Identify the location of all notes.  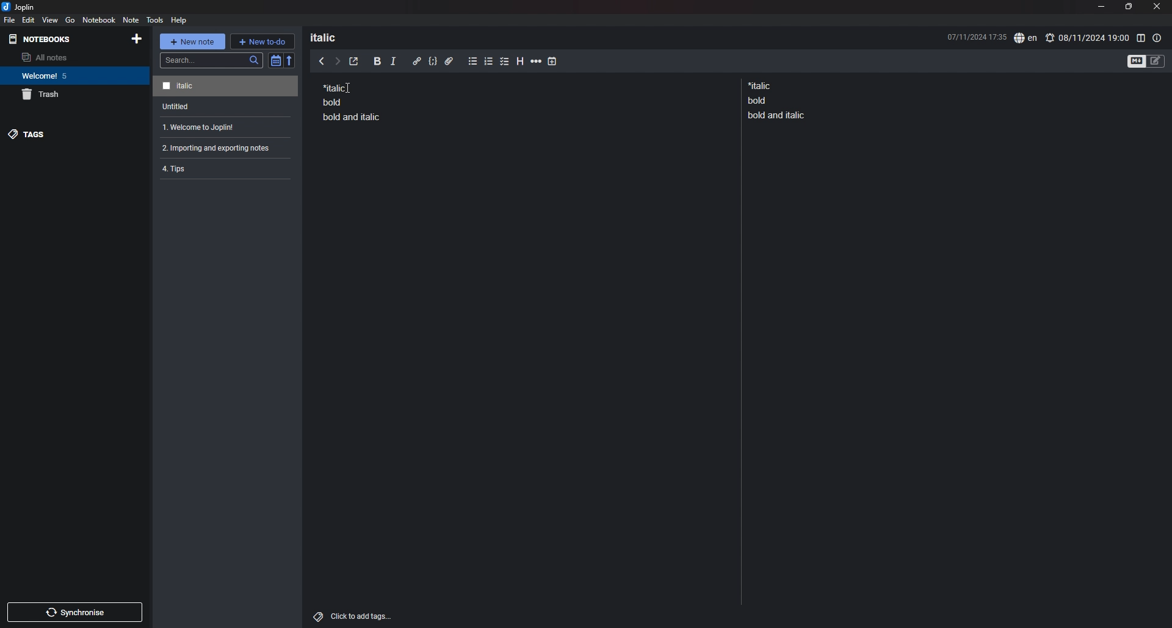
(71, 57).